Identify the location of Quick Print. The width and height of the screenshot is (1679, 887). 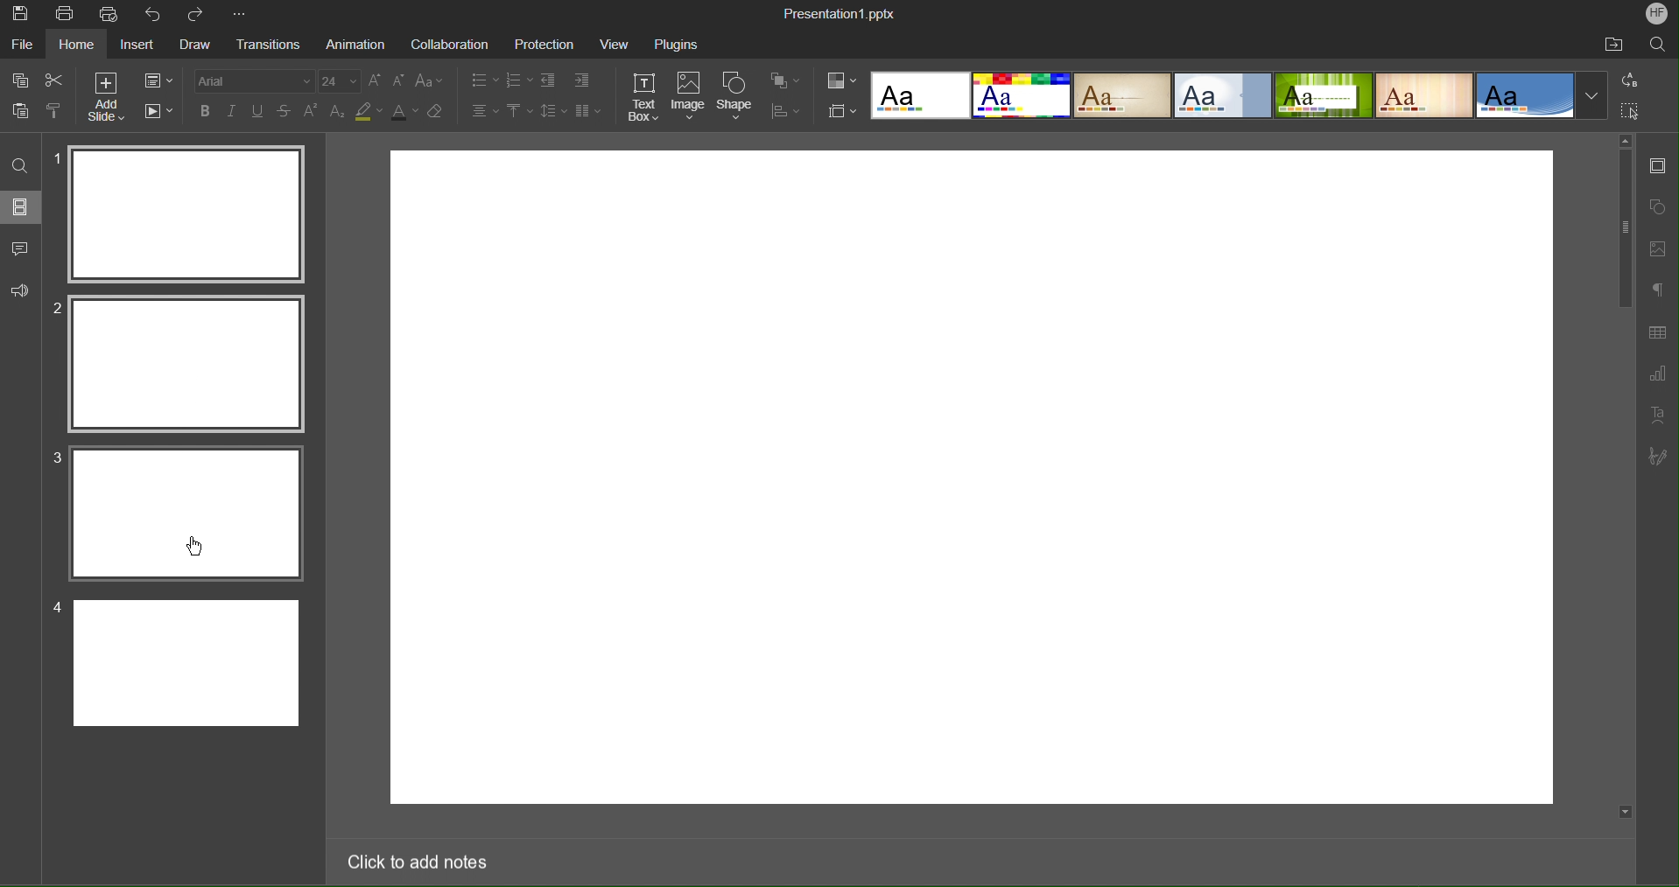
(111, 15).